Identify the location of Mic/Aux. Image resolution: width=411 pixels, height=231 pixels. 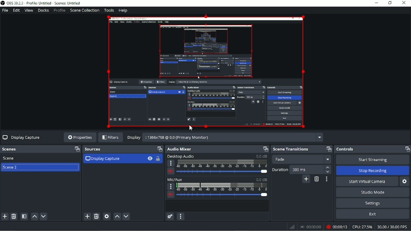
(175, 180).